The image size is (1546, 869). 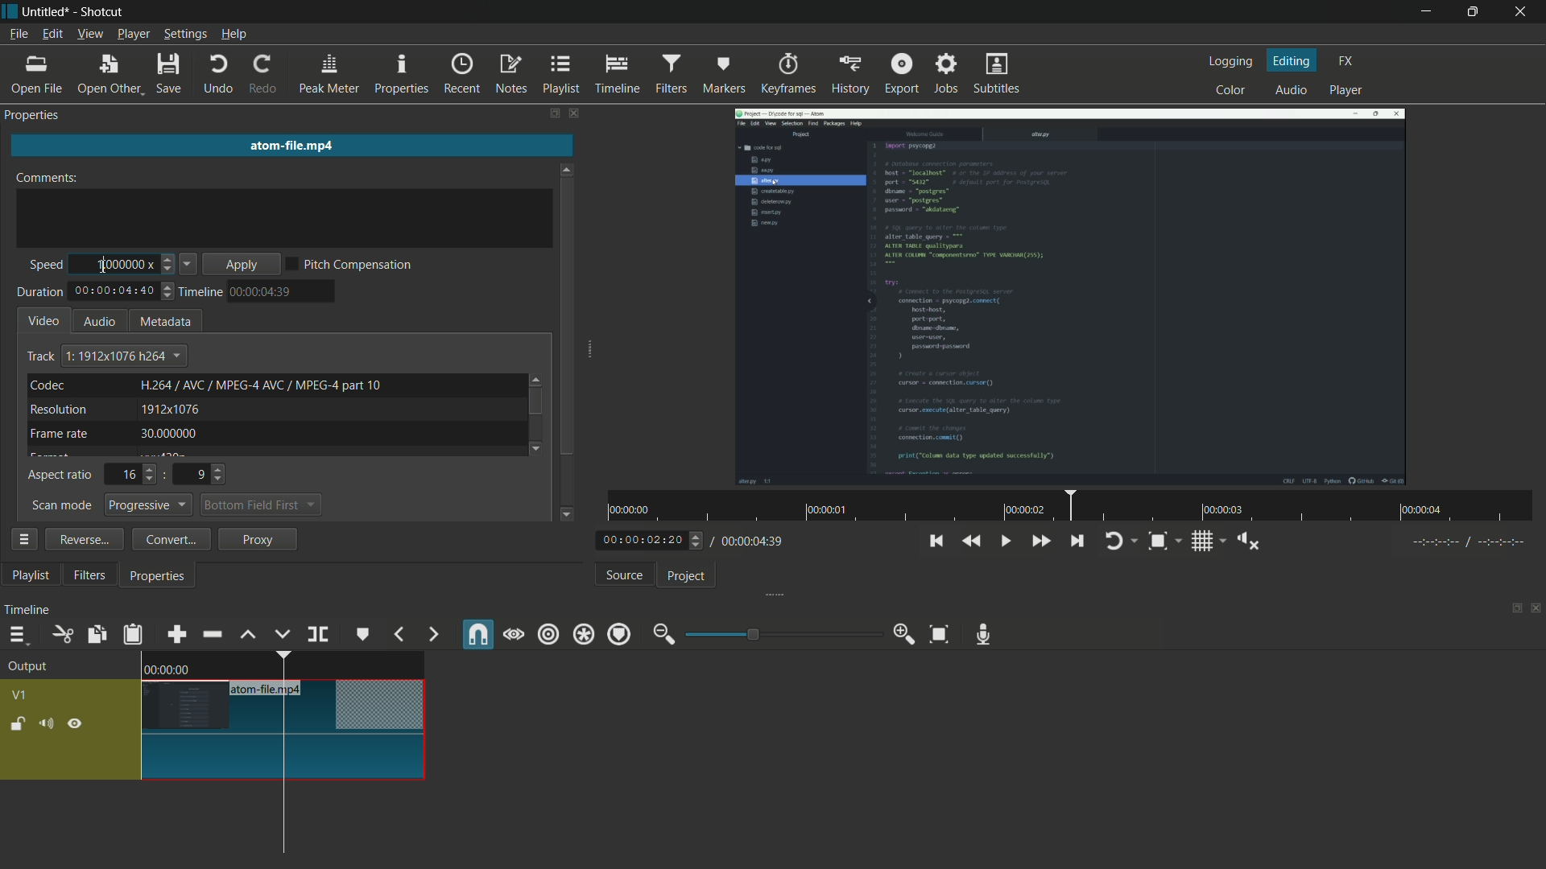 I want to click on change layout, so click(x=553, y=114).